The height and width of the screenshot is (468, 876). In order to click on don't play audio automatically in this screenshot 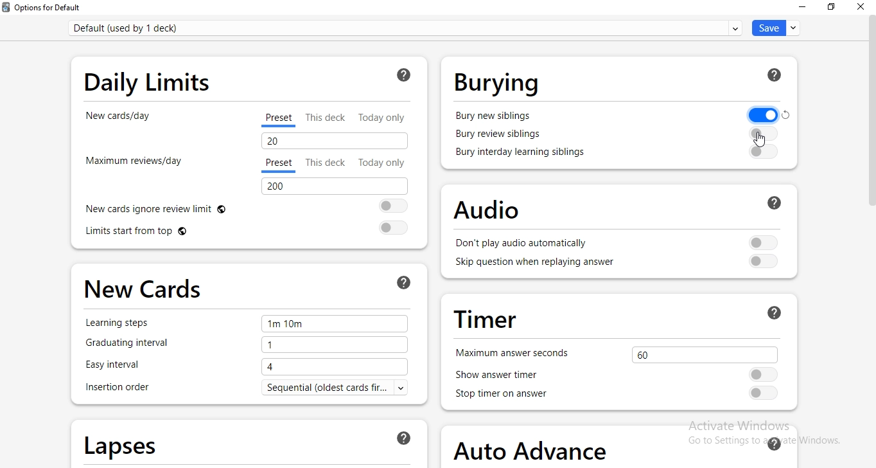, I will do `click(523, 244)`.